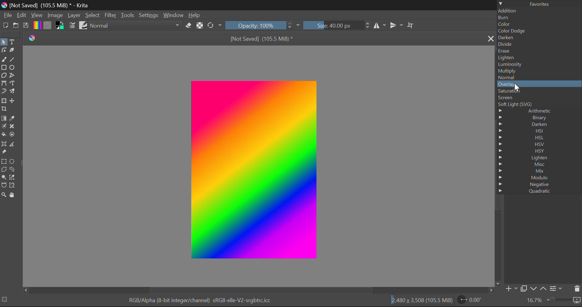 The height and width of the screenshot is (307, 582). What do you see at coordinates (490, 38) in the screenshot?
I see `Close` at bounding box center [490, 38].